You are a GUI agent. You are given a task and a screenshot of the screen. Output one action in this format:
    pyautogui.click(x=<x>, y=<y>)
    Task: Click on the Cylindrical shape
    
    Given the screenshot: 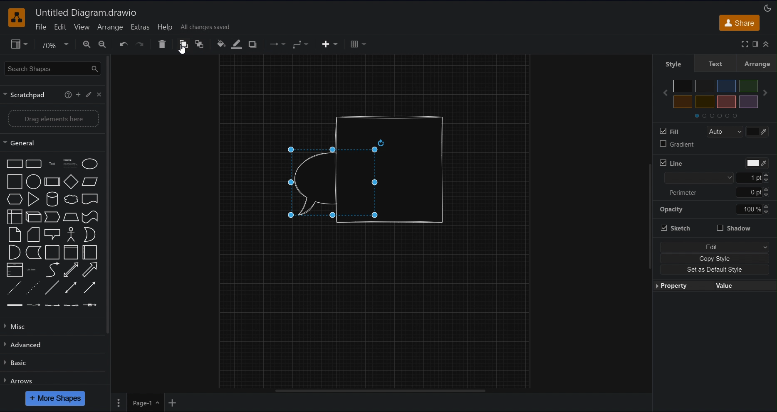 What is the action you would take?
    pyautogui.click(x=390, y=169)
    